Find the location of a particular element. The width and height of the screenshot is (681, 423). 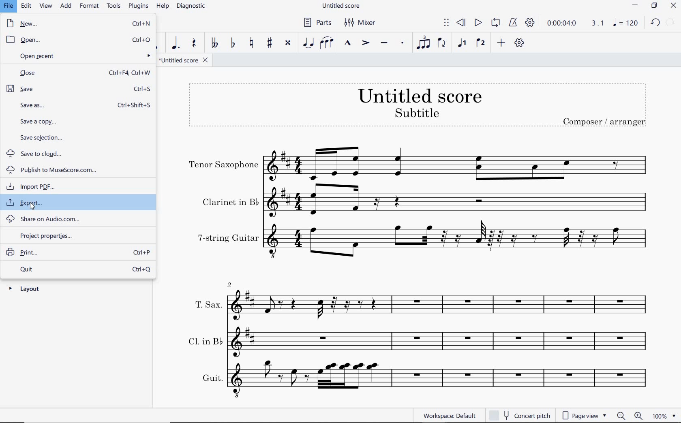

PLAY TIME is located at coordinates (576, 23).